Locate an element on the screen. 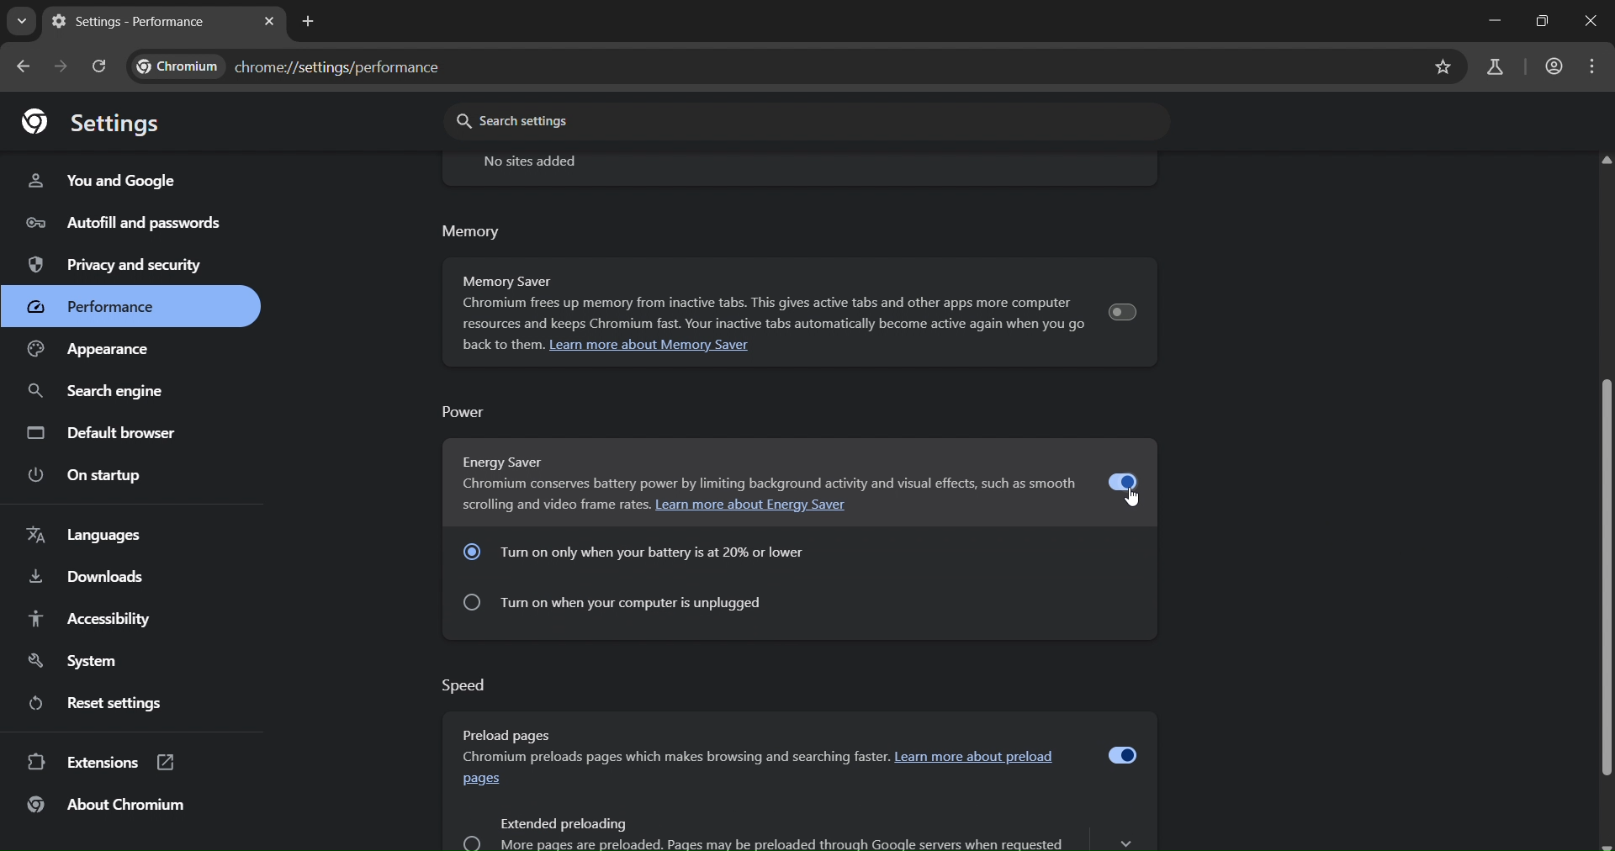  extended preloading is located at coordinates (564, 823).